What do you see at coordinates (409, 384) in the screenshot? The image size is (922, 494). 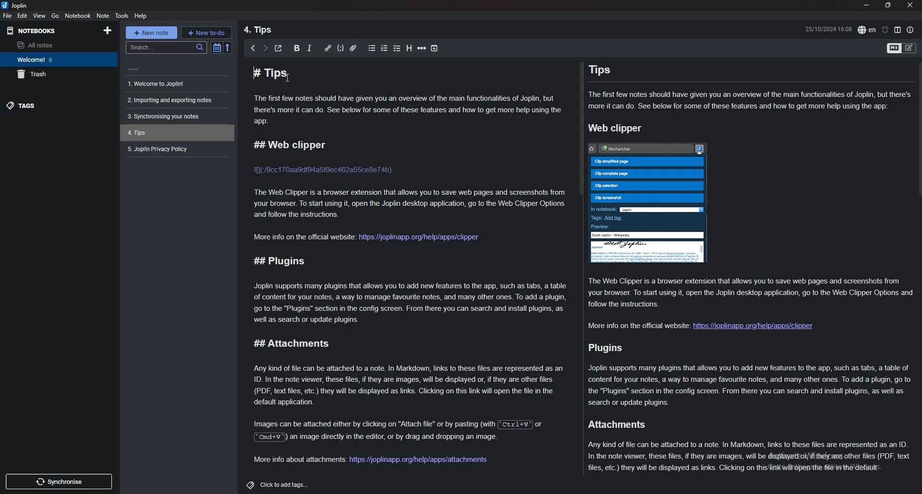 I see `Any kind of file can be attached to a note. In Markdown, links to these files are represented as an
1D. In the note viewer, these files, if they are images, wil be displayed or, if they are other files
(PDF, text files, etc.) they will be displayed as links. Clicking on this link will open the file in the
default application.` at bounding box center [409, 384].